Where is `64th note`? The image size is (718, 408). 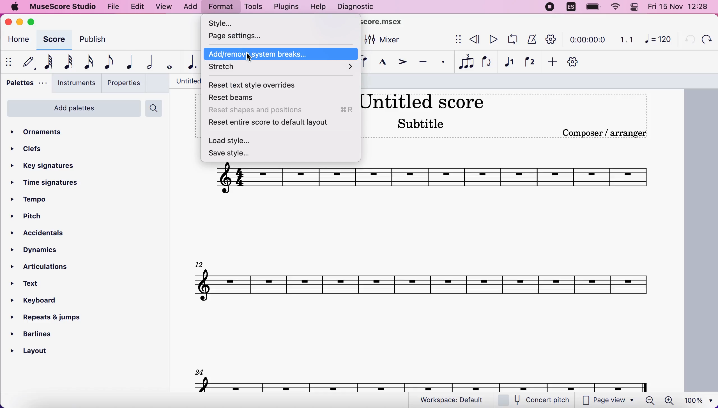 64th note is located at coordinates (49, 61).